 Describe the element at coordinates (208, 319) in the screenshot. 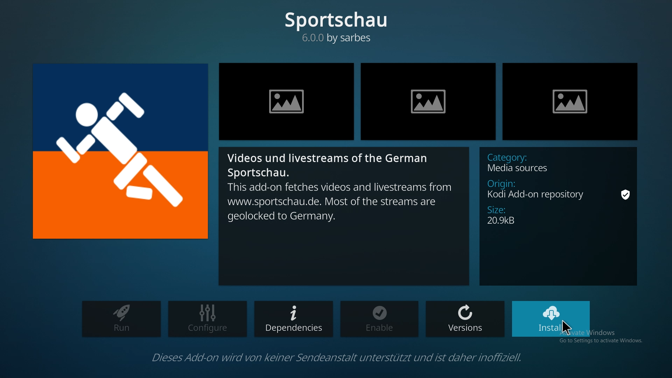

I see `configure` at that location.